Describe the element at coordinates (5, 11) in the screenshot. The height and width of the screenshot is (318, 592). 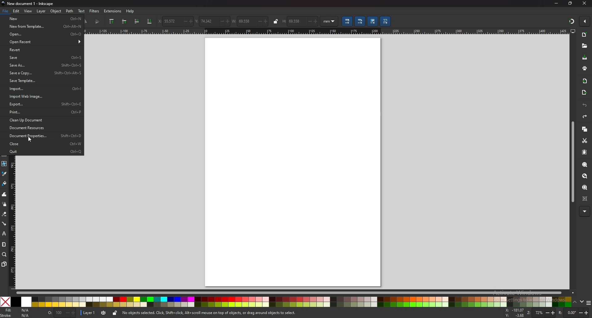
I see `File` at that location.